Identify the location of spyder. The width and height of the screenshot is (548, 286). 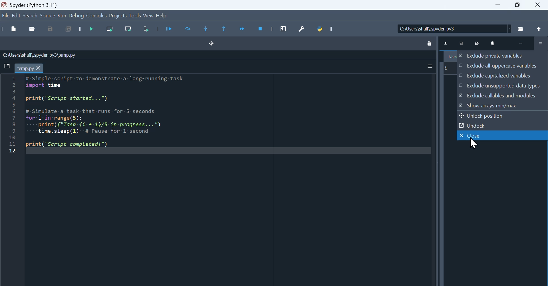
(30, 5).